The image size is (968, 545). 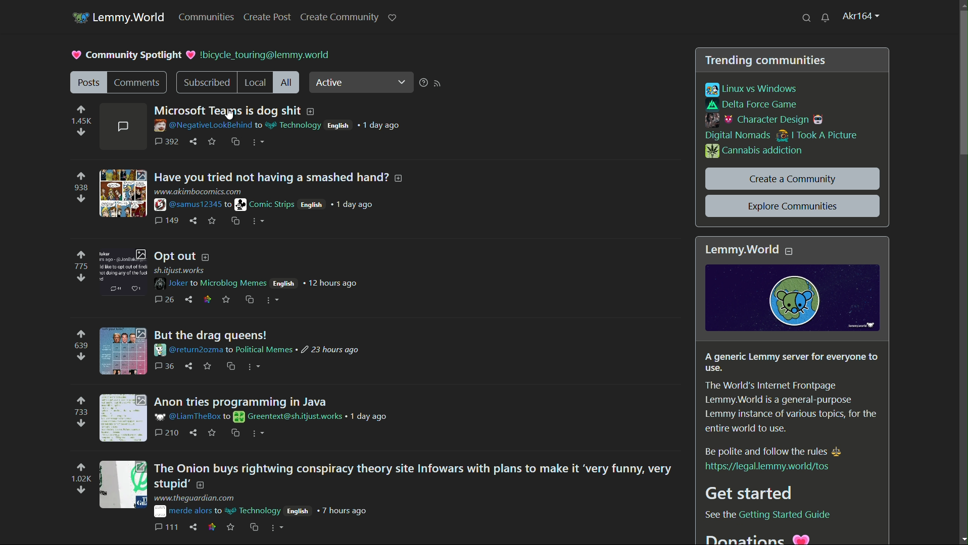 What do you see at coordinates (807, 17) in the screenshot?
I see `search` at bounding box center [807, 17].